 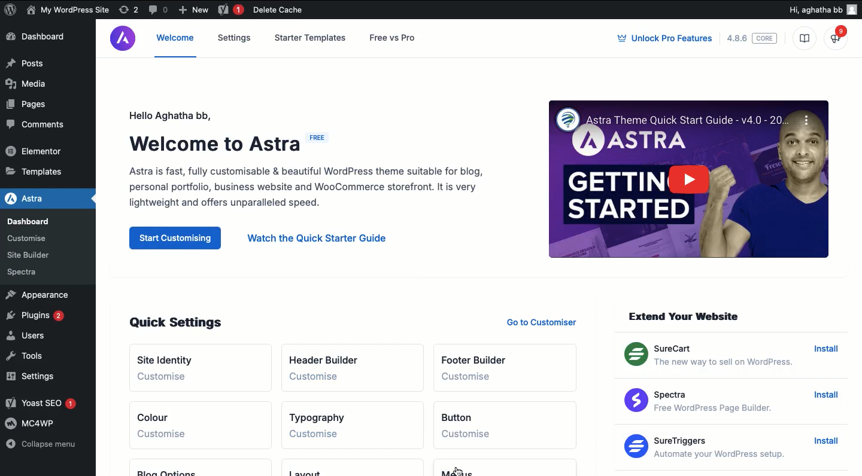 What do you see at coordinates (68, 11) in the screenshot?
I see `User` at bounding box center [68, 11].